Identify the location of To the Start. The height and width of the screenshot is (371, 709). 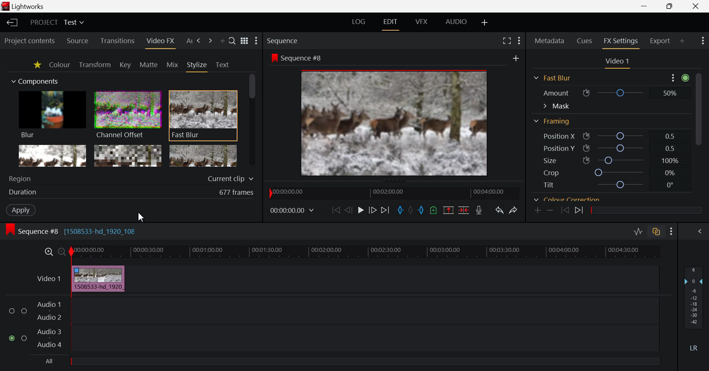
(335, 211).